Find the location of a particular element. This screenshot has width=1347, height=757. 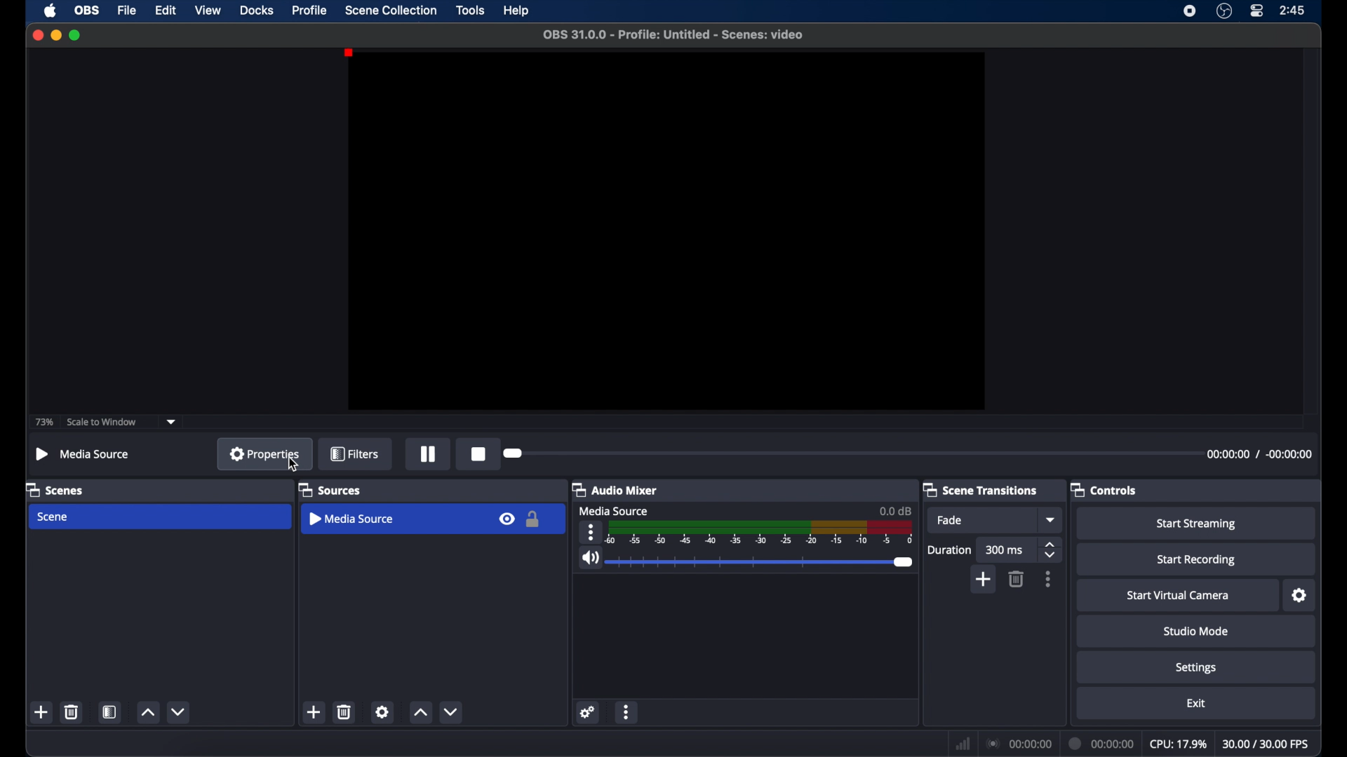

exit is located at coordinates (1196, 703).